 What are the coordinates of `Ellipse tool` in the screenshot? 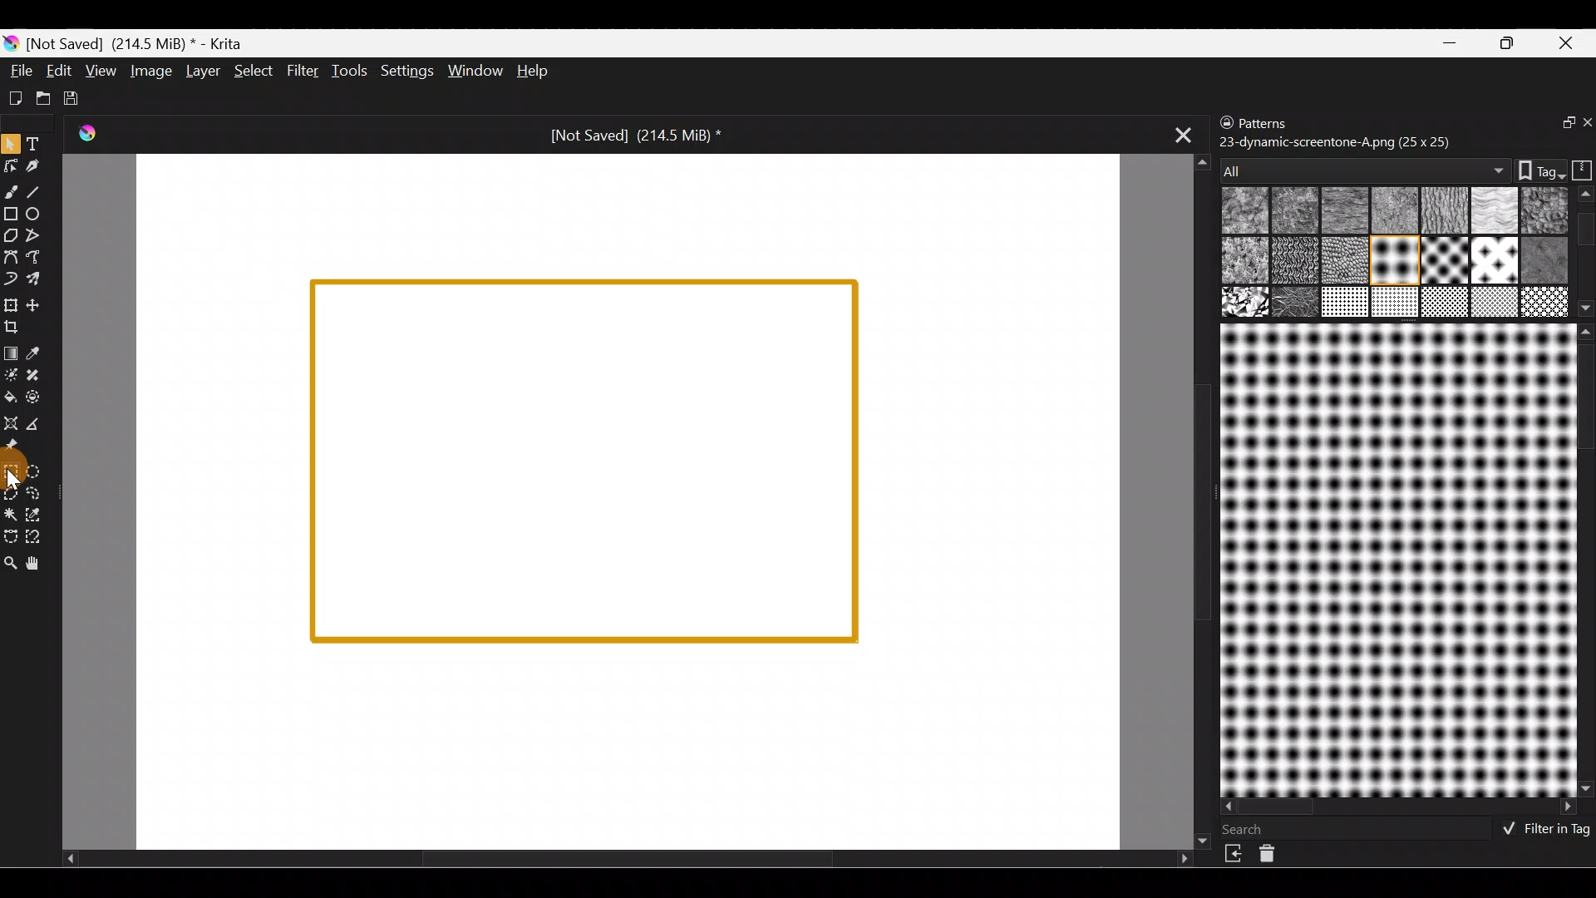 It's located at (41, 214).